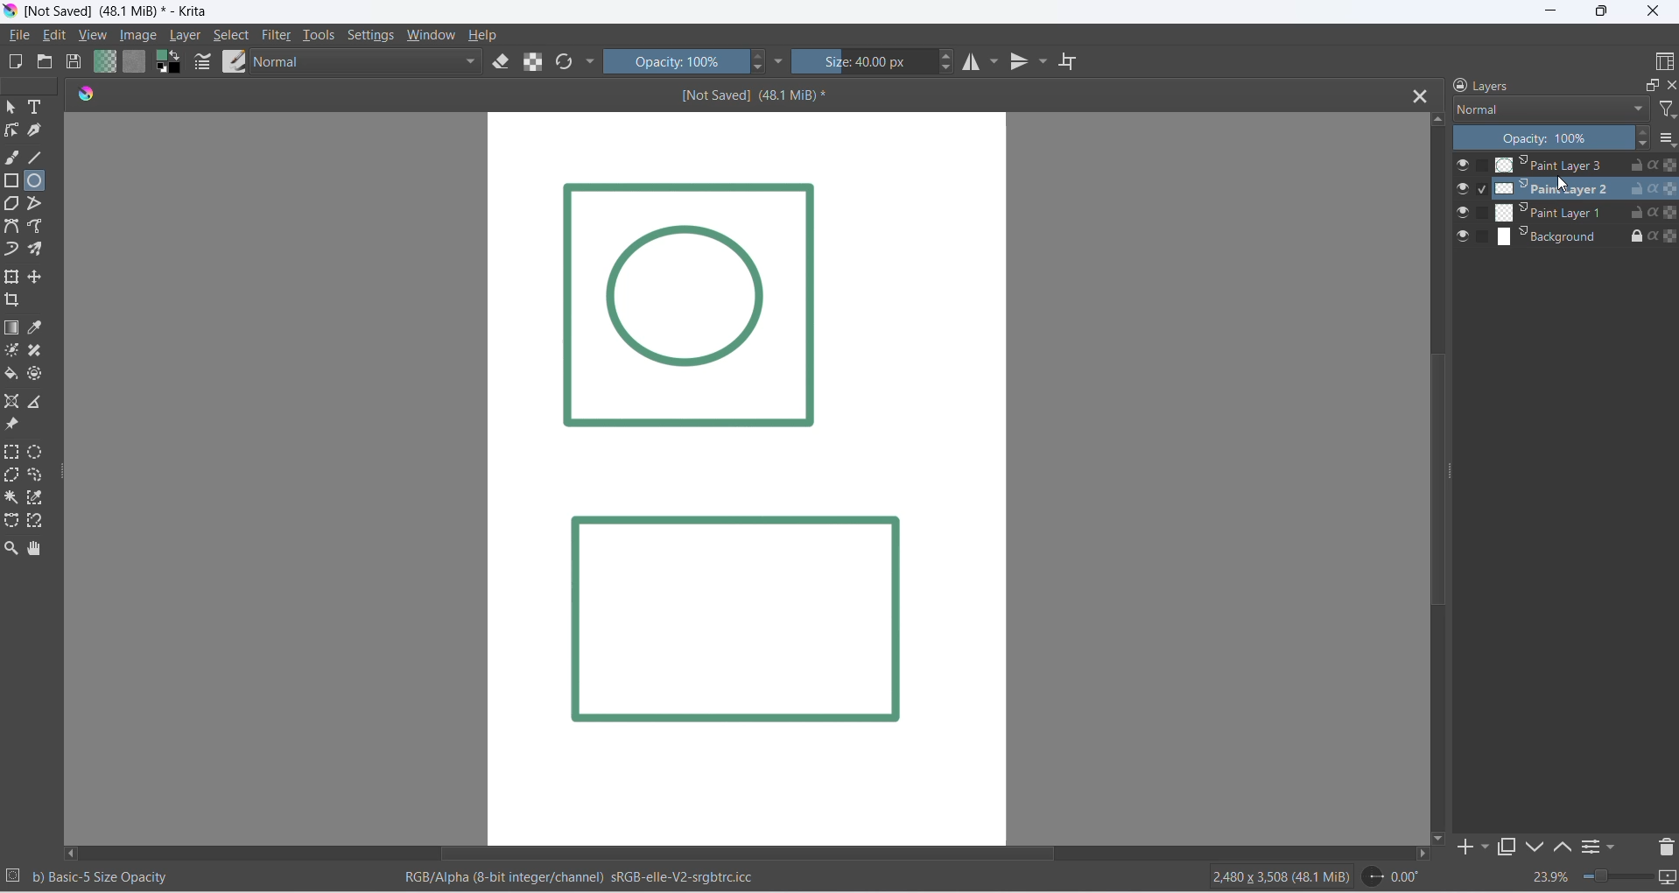  I want to click on b) Basic - 5 Size Opacity, so click(109, 878).